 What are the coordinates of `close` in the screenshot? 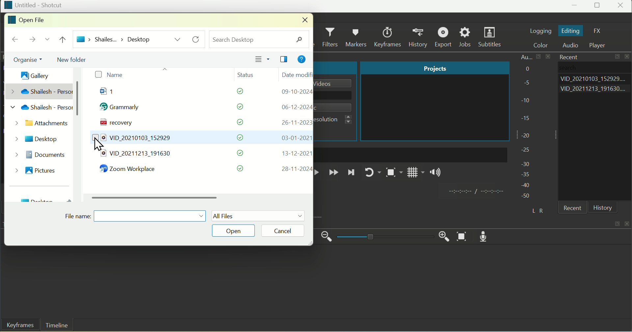 It's located at (628, 222).